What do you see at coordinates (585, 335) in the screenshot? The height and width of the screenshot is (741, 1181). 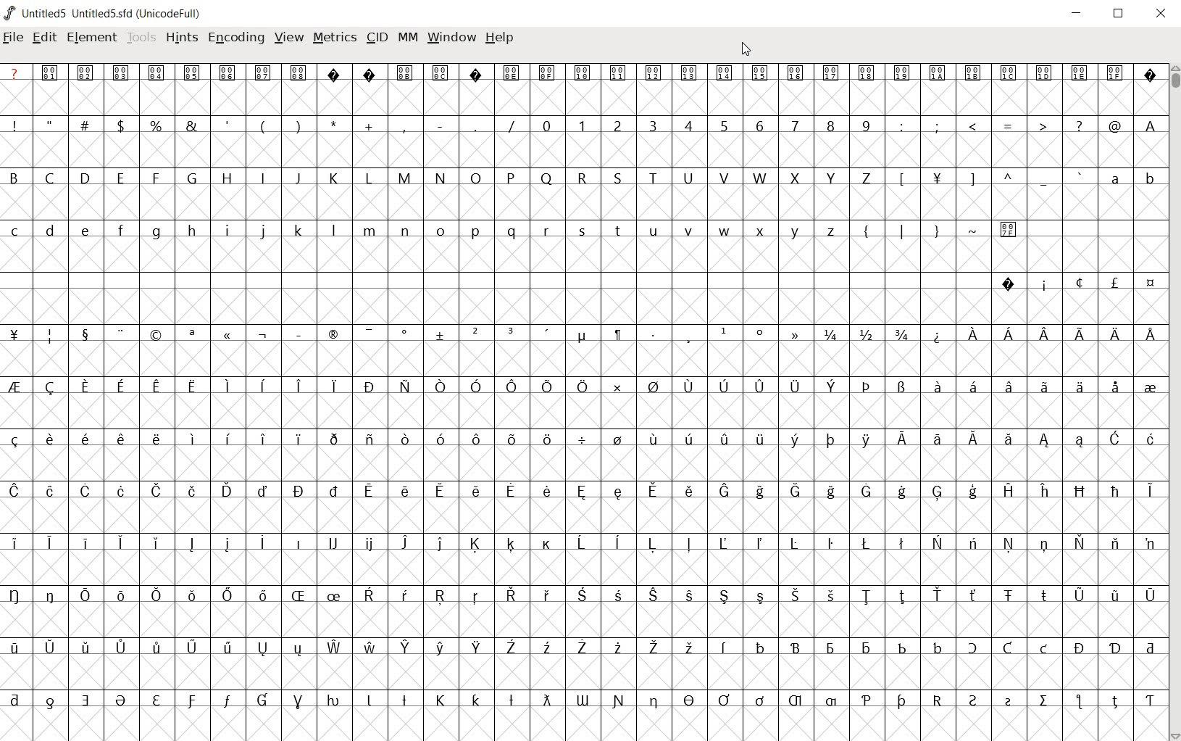 I see `Symbol` at bounding box center [585, 335].